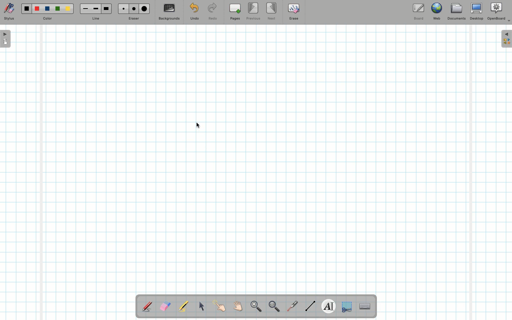  Describe the element at coordinates (84, 9) in the screenshot. I see `Small line` at that location.